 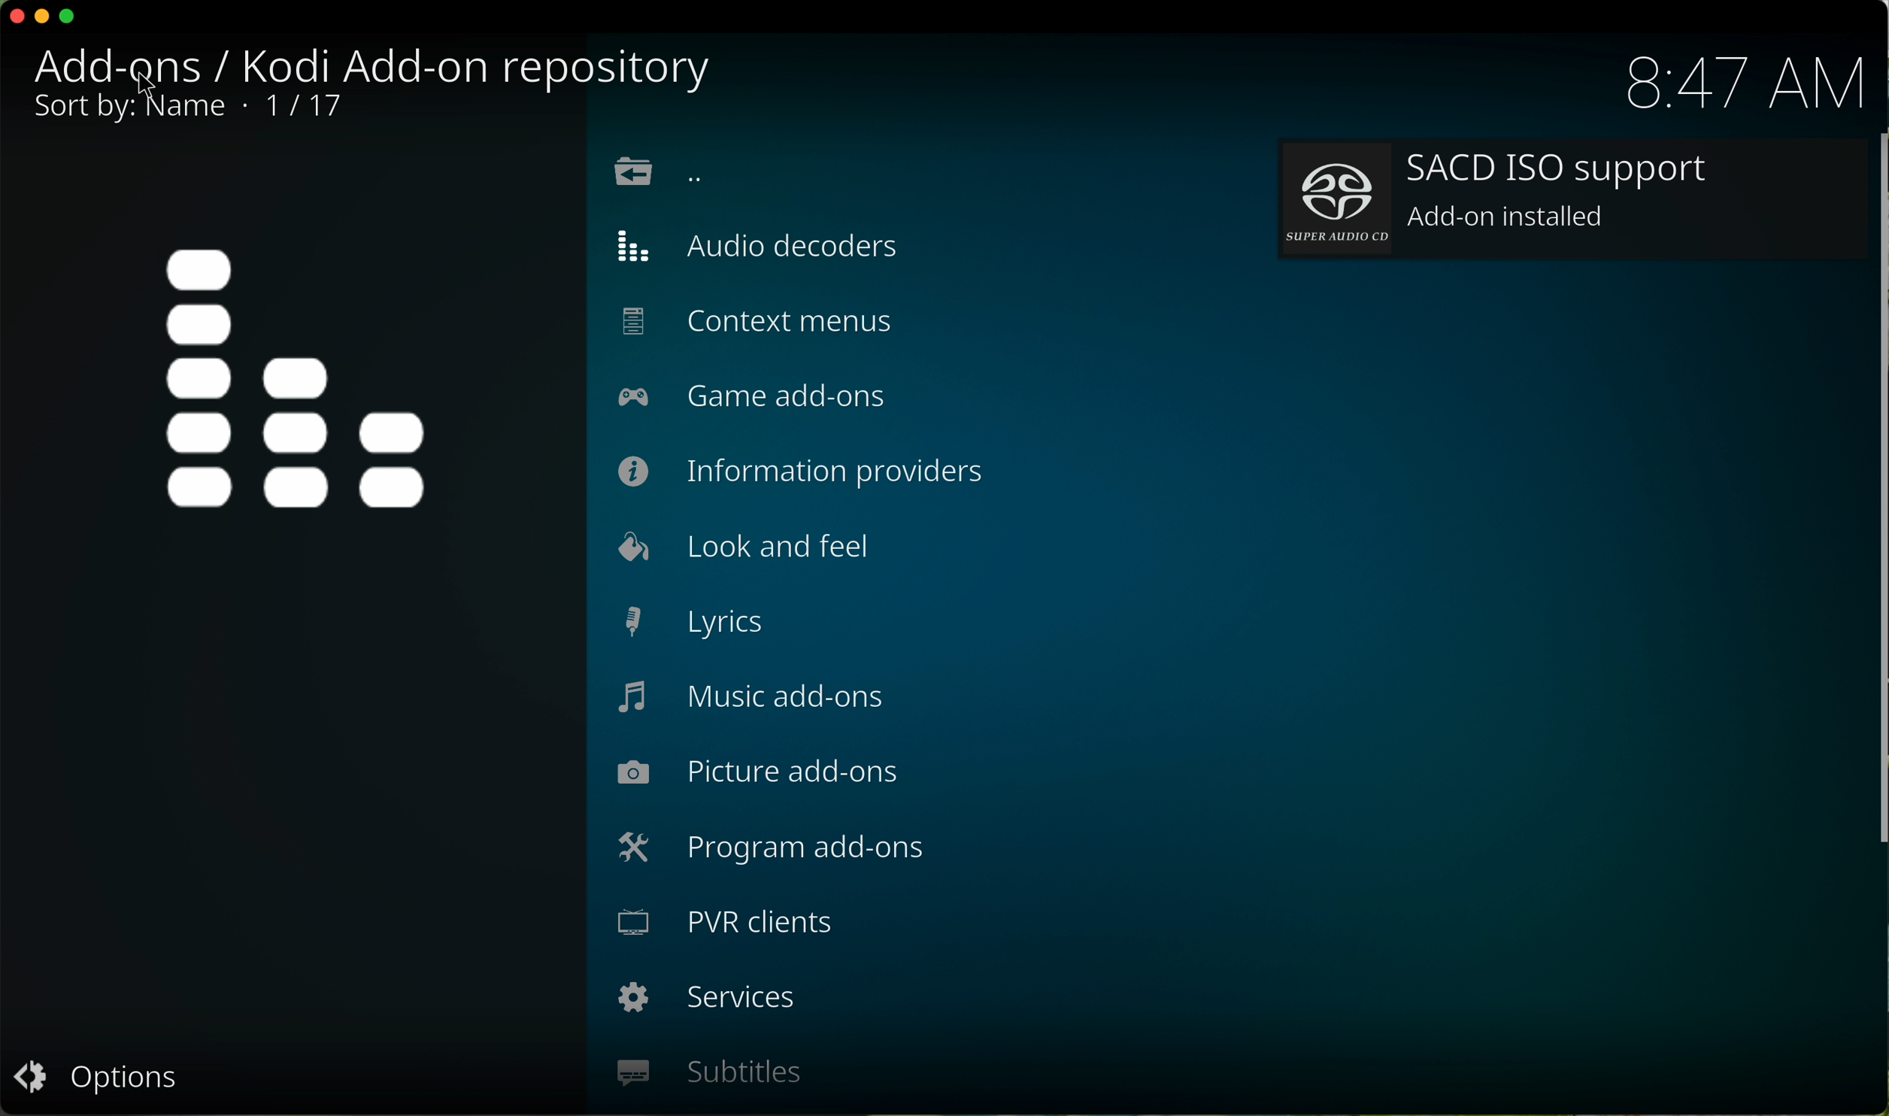 I want to click on services, so click(x=702, y=999).